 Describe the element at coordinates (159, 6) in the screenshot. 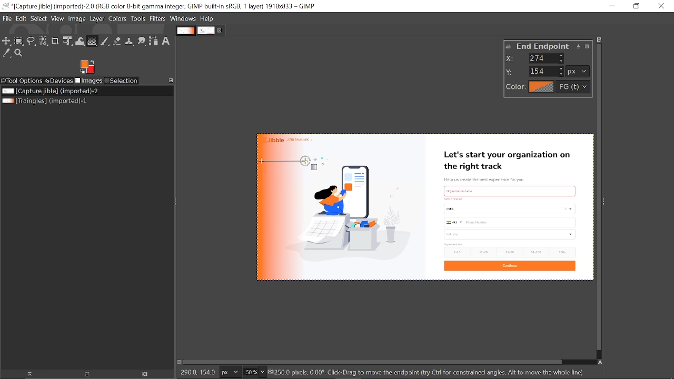

I see `Current window` at that location.